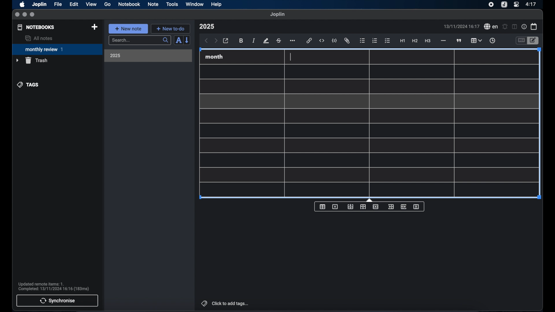  Describe the element at coordinates (172, 4) in the screenshot. I see `tools` at that location.